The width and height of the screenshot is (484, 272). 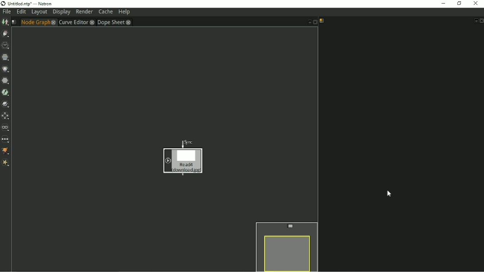 I want to click on Preview, so click(x=285, y=245).